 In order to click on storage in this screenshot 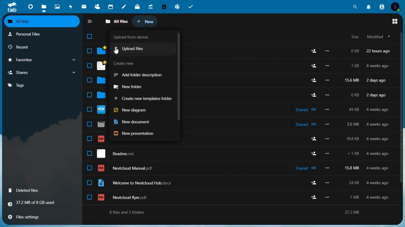, I will do `click(42, 203)`.